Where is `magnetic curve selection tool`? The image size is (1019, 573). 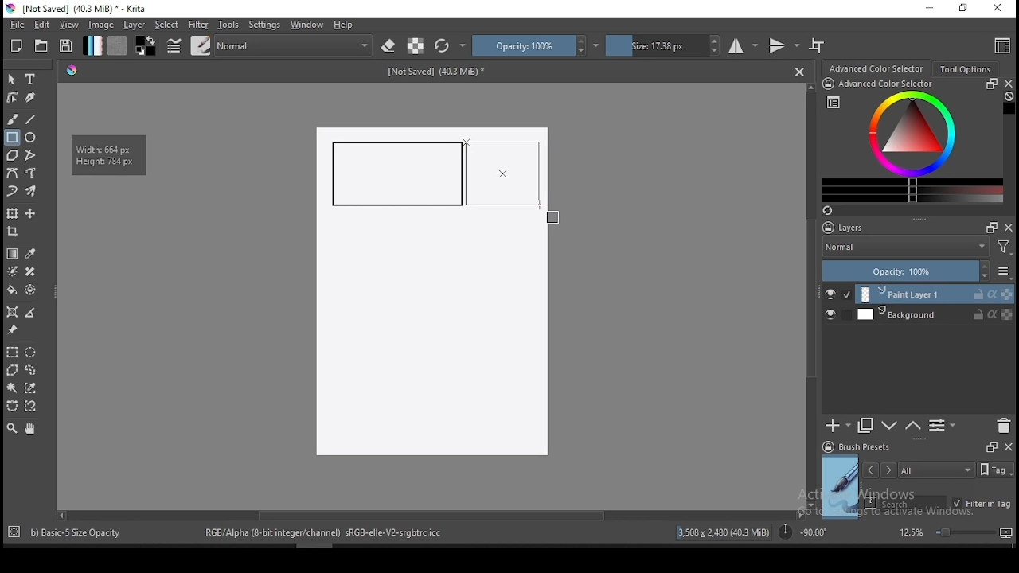
magnetic curve selection tool is located at coordinates (29, 406).